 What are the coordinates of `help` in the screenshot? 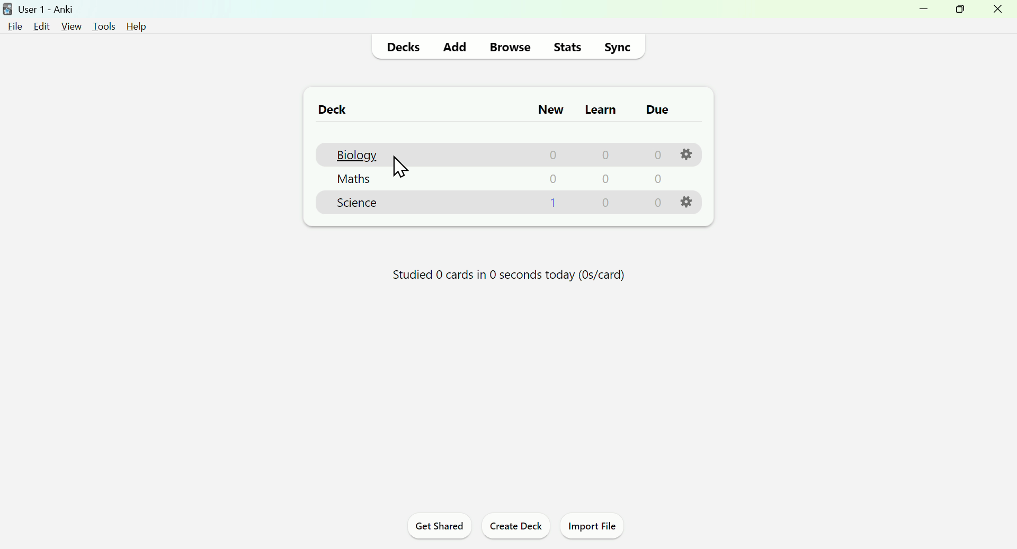 It's located at (138, 28).